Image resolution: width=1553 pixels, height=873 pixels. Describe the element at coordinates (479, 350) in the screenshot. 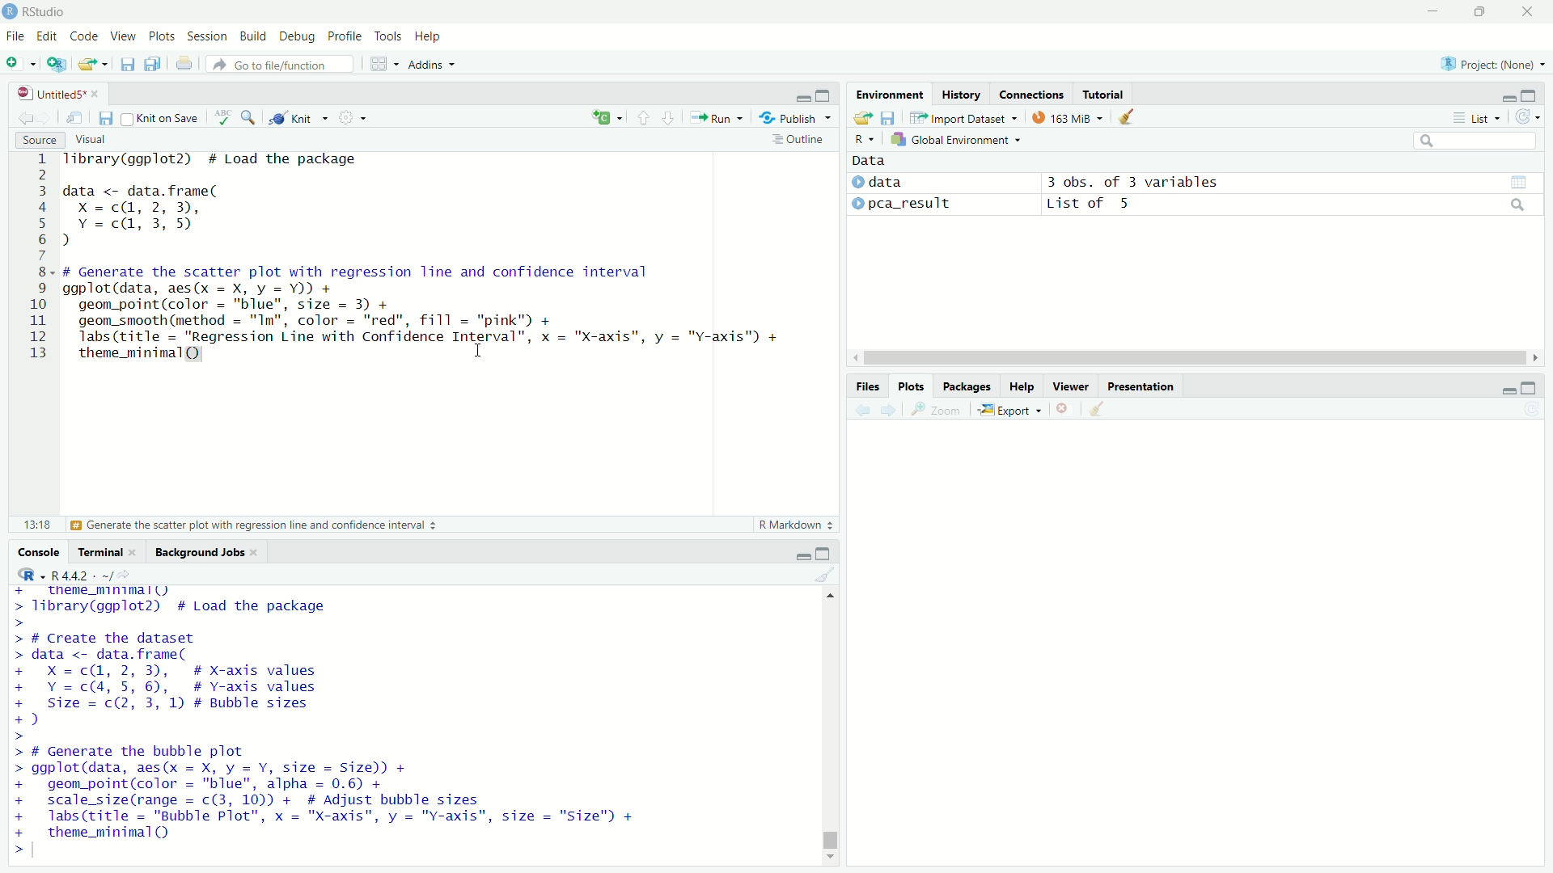

I see `cursor` at that location.